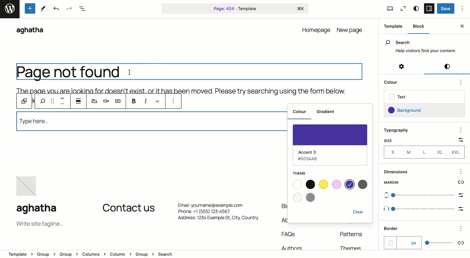 This screenshot has width=470, height=258. What do you see at coordinates (68, 73) in the screenshot?
I see `Page not found` at bounding box center [68, 73].